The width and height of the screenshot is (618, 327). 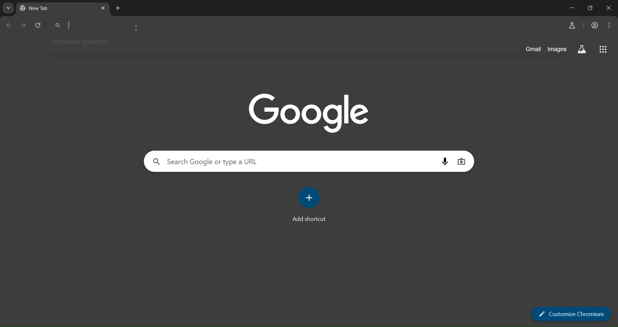 I want to click on menu, so click(x=610, y=26).